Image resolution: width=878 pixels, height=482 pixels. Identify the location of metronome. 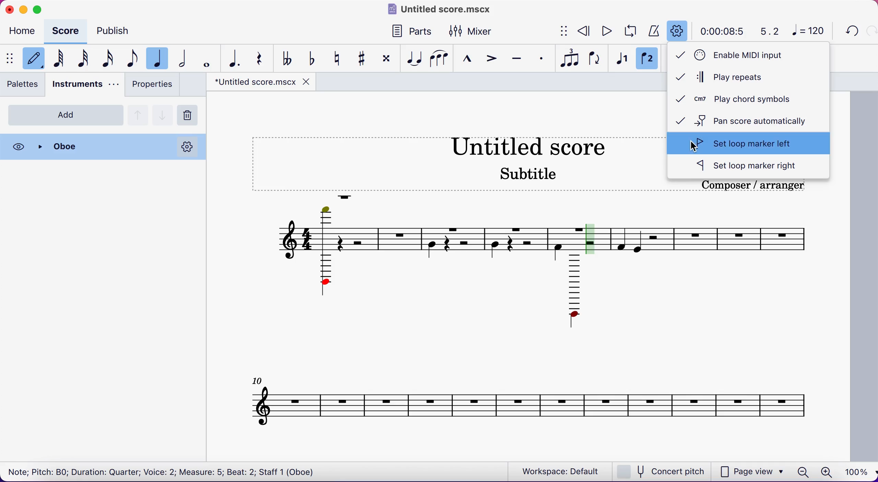
(654, 30).